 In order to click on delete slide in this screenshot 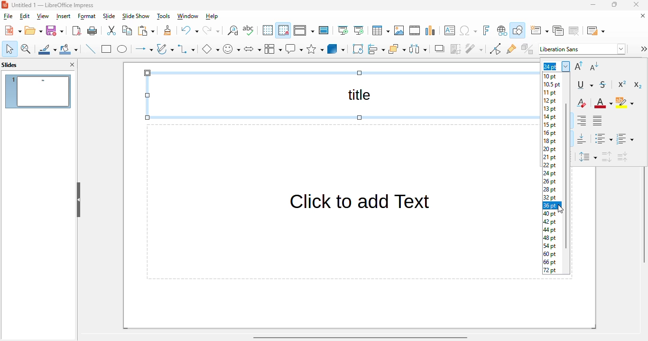, I will do `click(574, 31)`.